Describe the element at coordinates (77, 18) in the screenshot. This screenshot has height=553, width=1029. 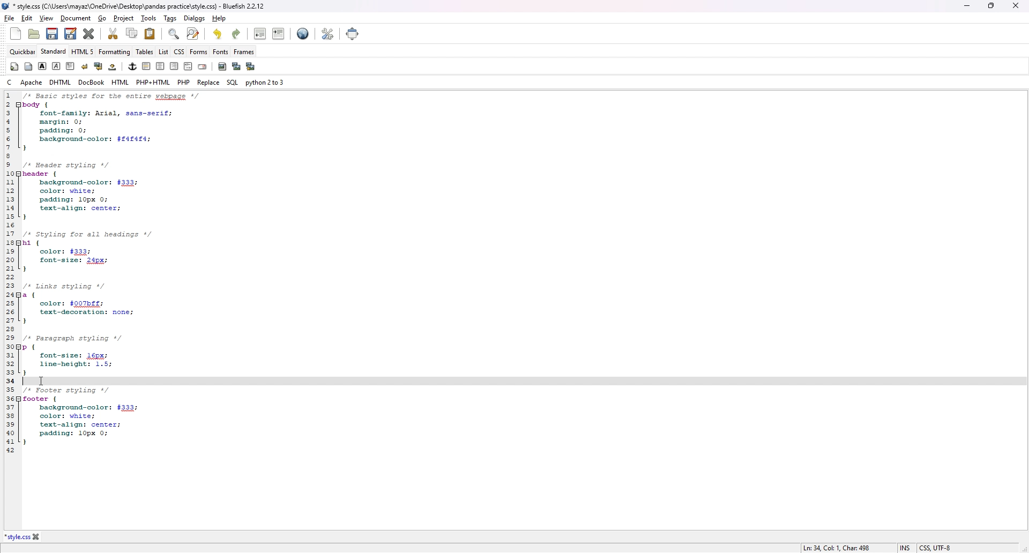
I see `document` at that location.